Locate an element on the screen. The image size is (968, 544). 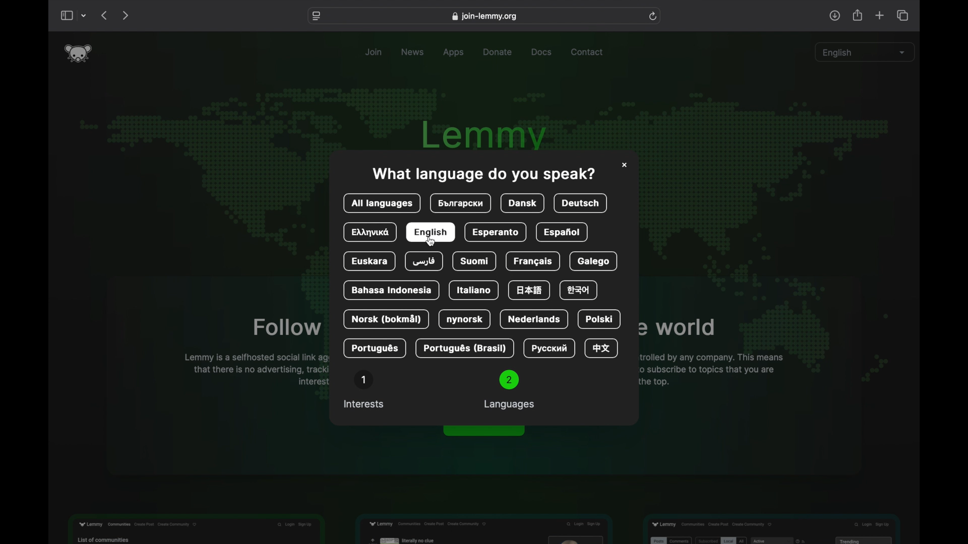
feature preview is located at coordinates (482, 529).